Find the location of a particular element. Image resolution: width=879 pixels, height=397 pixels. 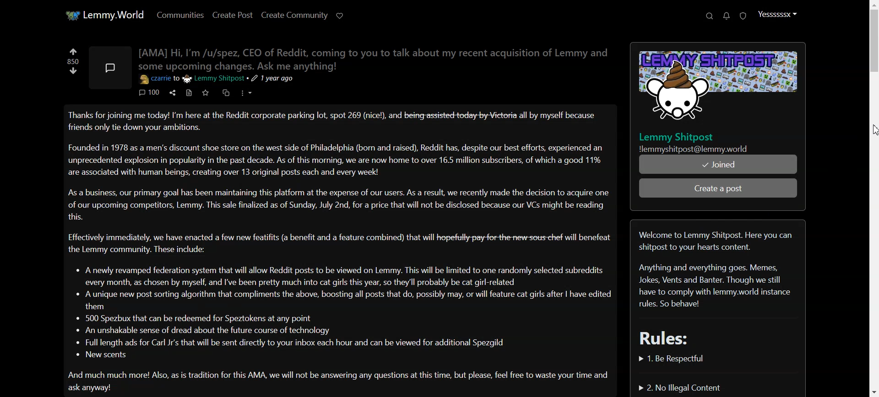

cursor is located at coordinates (872, 128).